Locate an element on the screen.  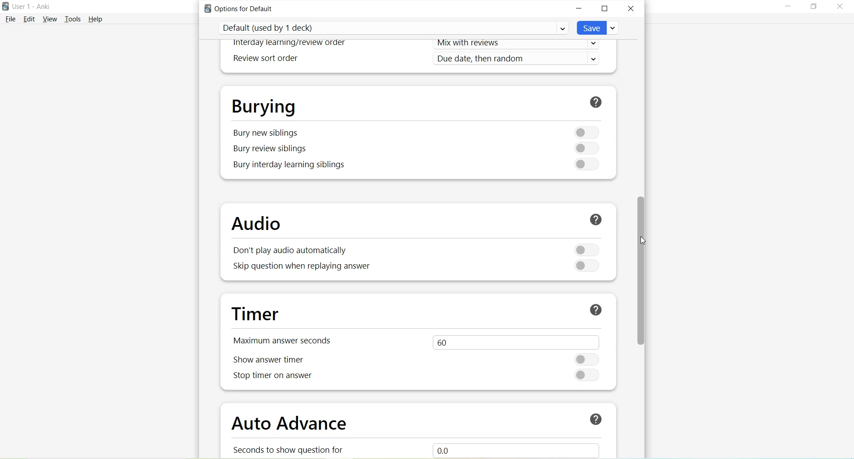
Maximum answer seconds is located at coordinates (286, 340).